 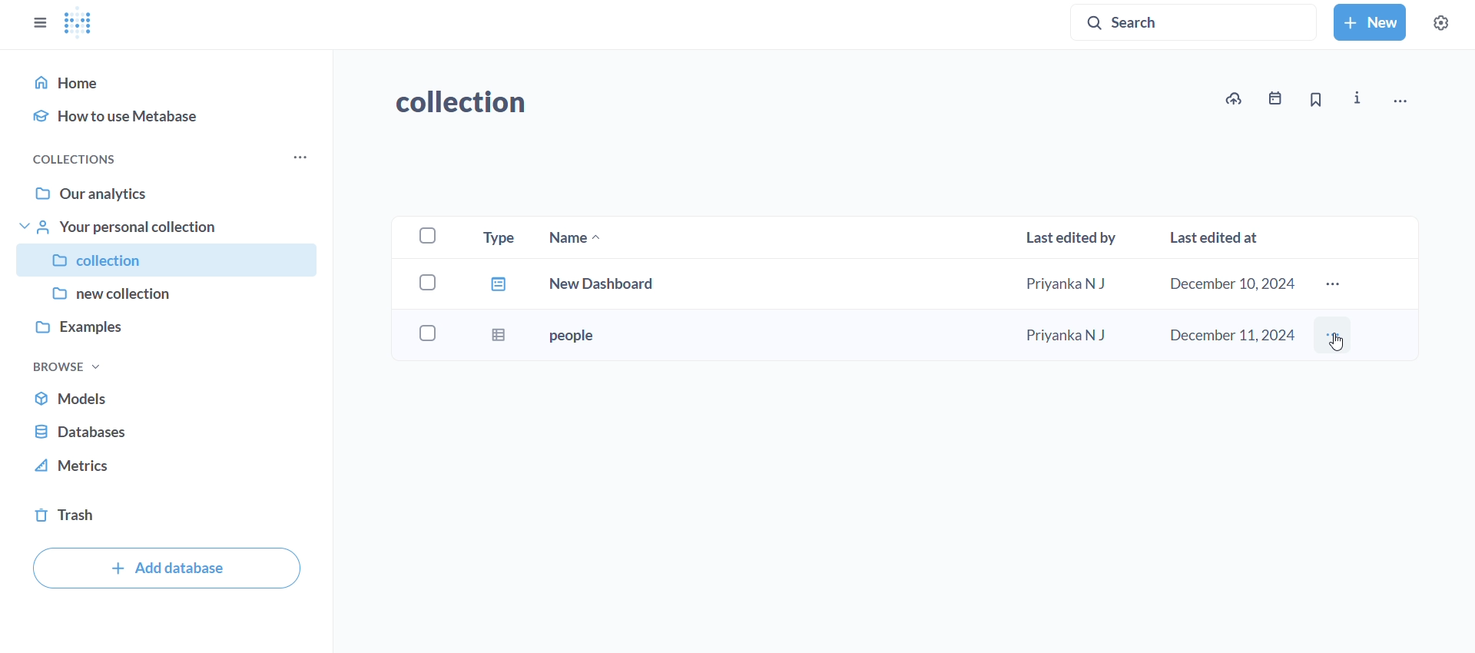 What do you see at coordinates (1369, 22) in the screenshot?
I see `new` at bounding box center [1369, 22].